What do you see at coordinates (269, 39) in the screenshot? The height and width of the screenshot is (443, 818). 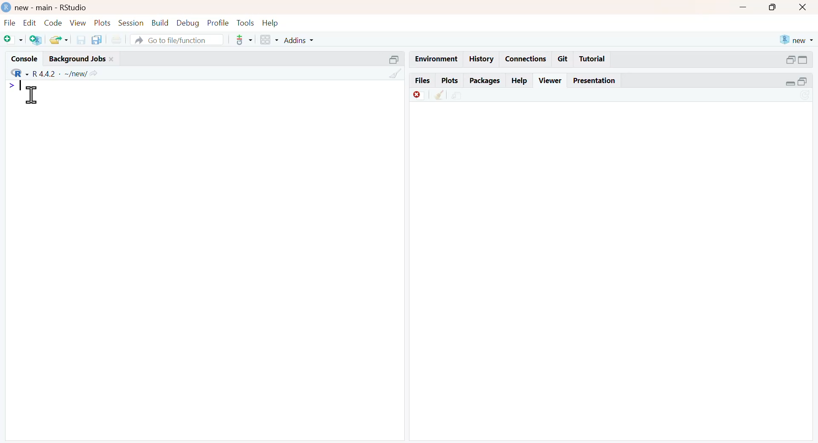 I see `grid` at bounding box center [269, 39].